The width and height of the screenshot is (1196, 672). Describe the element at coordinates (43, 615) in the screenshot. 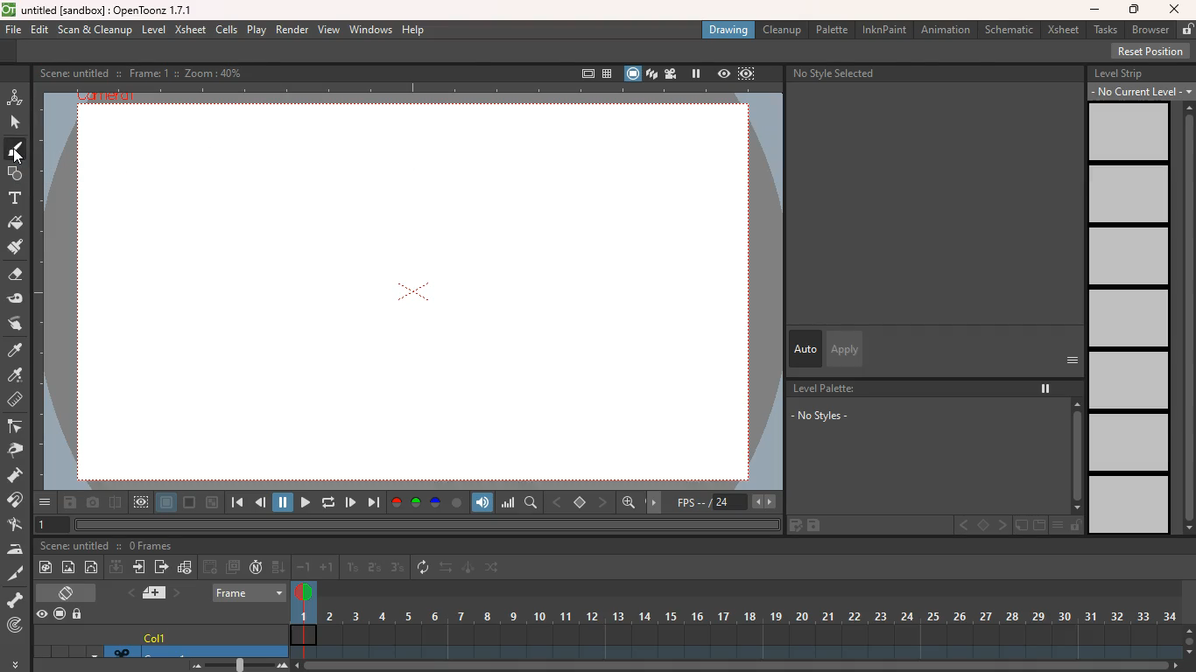

I see `eye` at that location.